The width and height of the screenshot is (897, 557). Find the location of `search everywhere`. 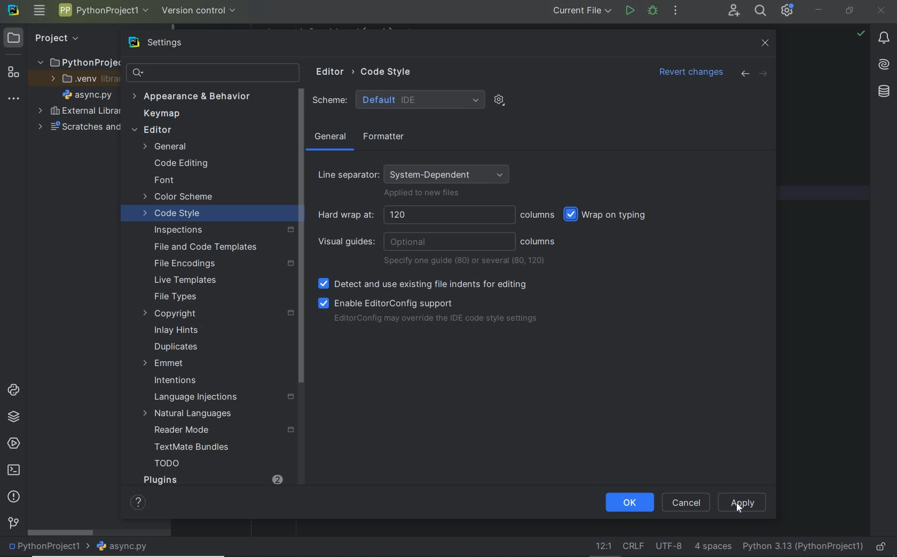

search everywhere is located at coordinates (761, 12).